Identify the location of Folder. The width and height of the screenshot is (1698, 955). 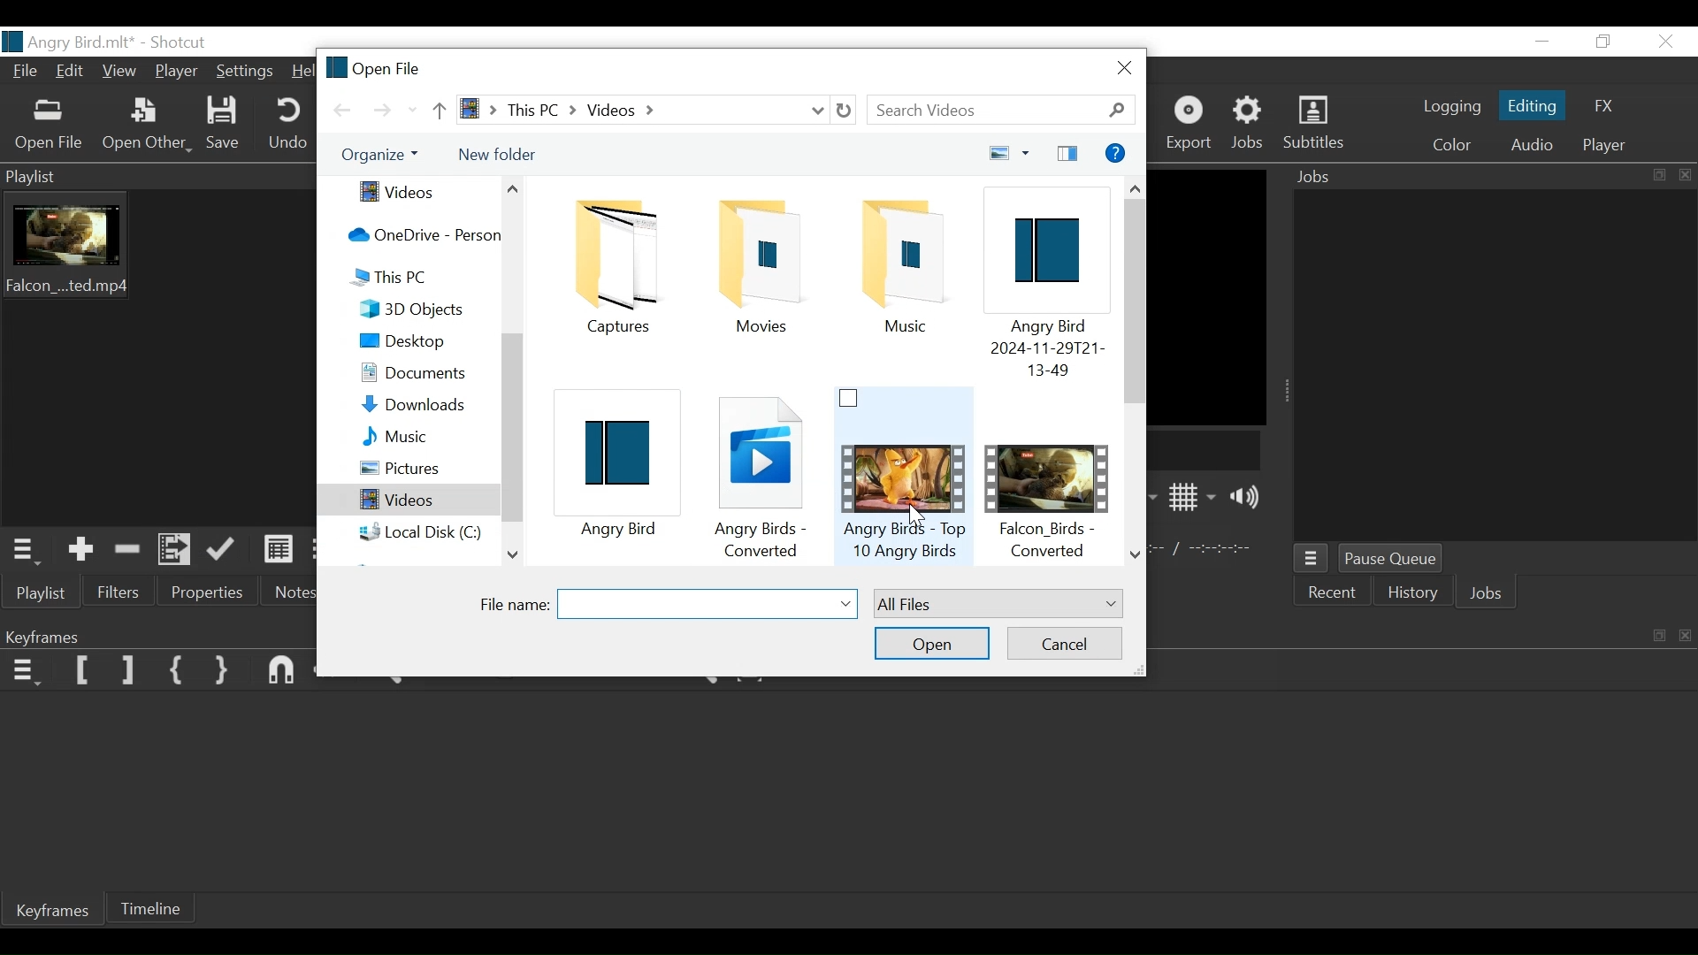
(617, 263).